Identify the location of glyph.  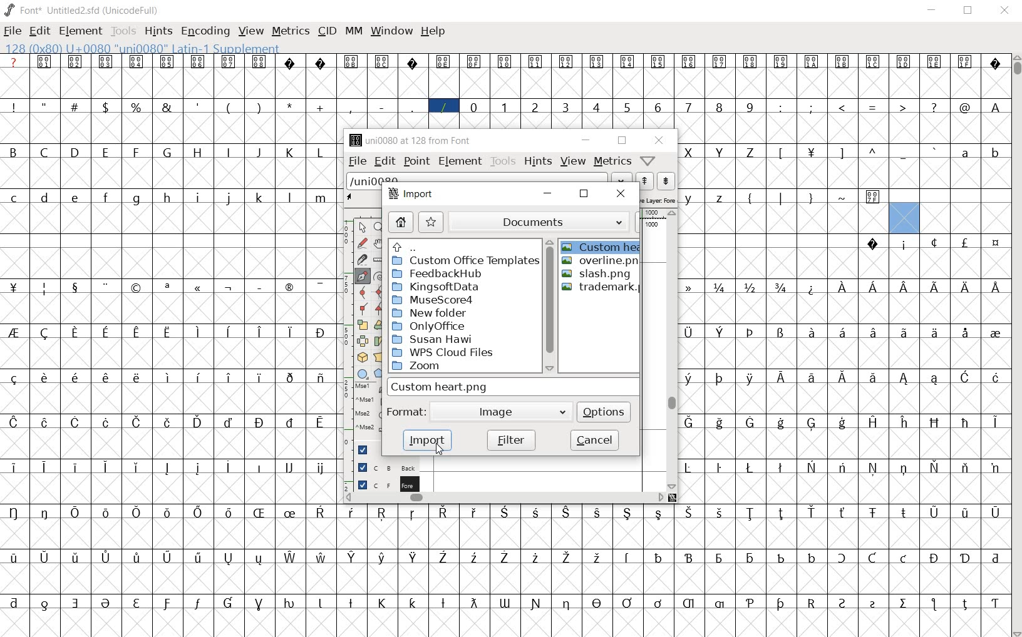
(321, 108).